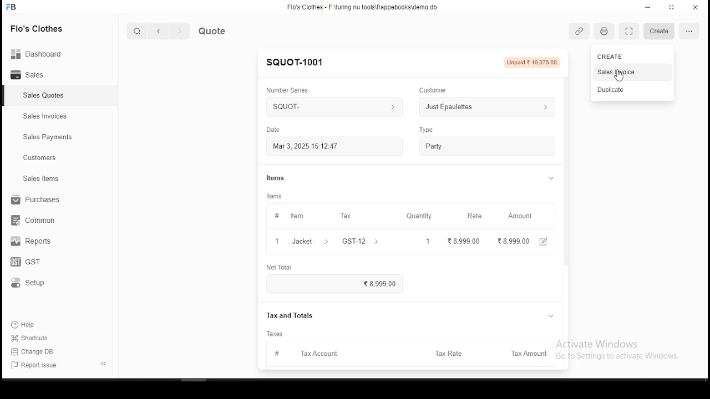 The height and width of the screenshot is (399, 710). Describe the element at coordinates (45, 137) in the screenshot. I see `sales payment` at that location.